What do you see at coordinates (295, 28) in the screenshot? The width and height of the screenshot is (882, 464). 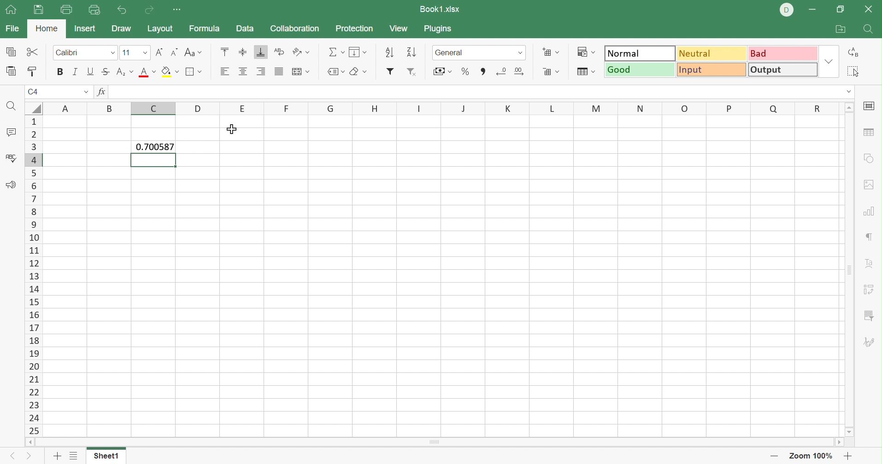 I see `Collaboration` at bounding box center [295, 28].